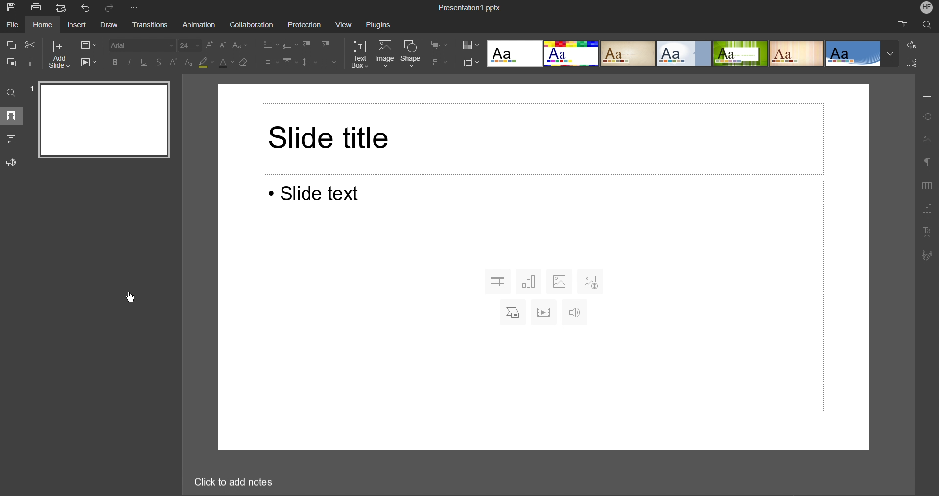 The height and width of the screenshot is (496, 939). Describe the element at coordinates (542, 299) in the screenshot. I see `slide text` at that location.